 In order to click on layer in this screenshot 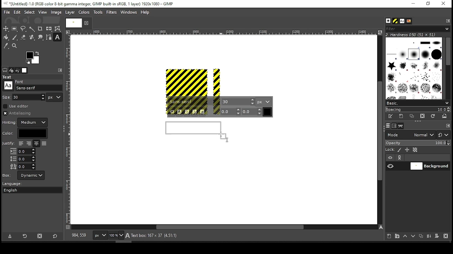, I will do `click(69, 12)`.